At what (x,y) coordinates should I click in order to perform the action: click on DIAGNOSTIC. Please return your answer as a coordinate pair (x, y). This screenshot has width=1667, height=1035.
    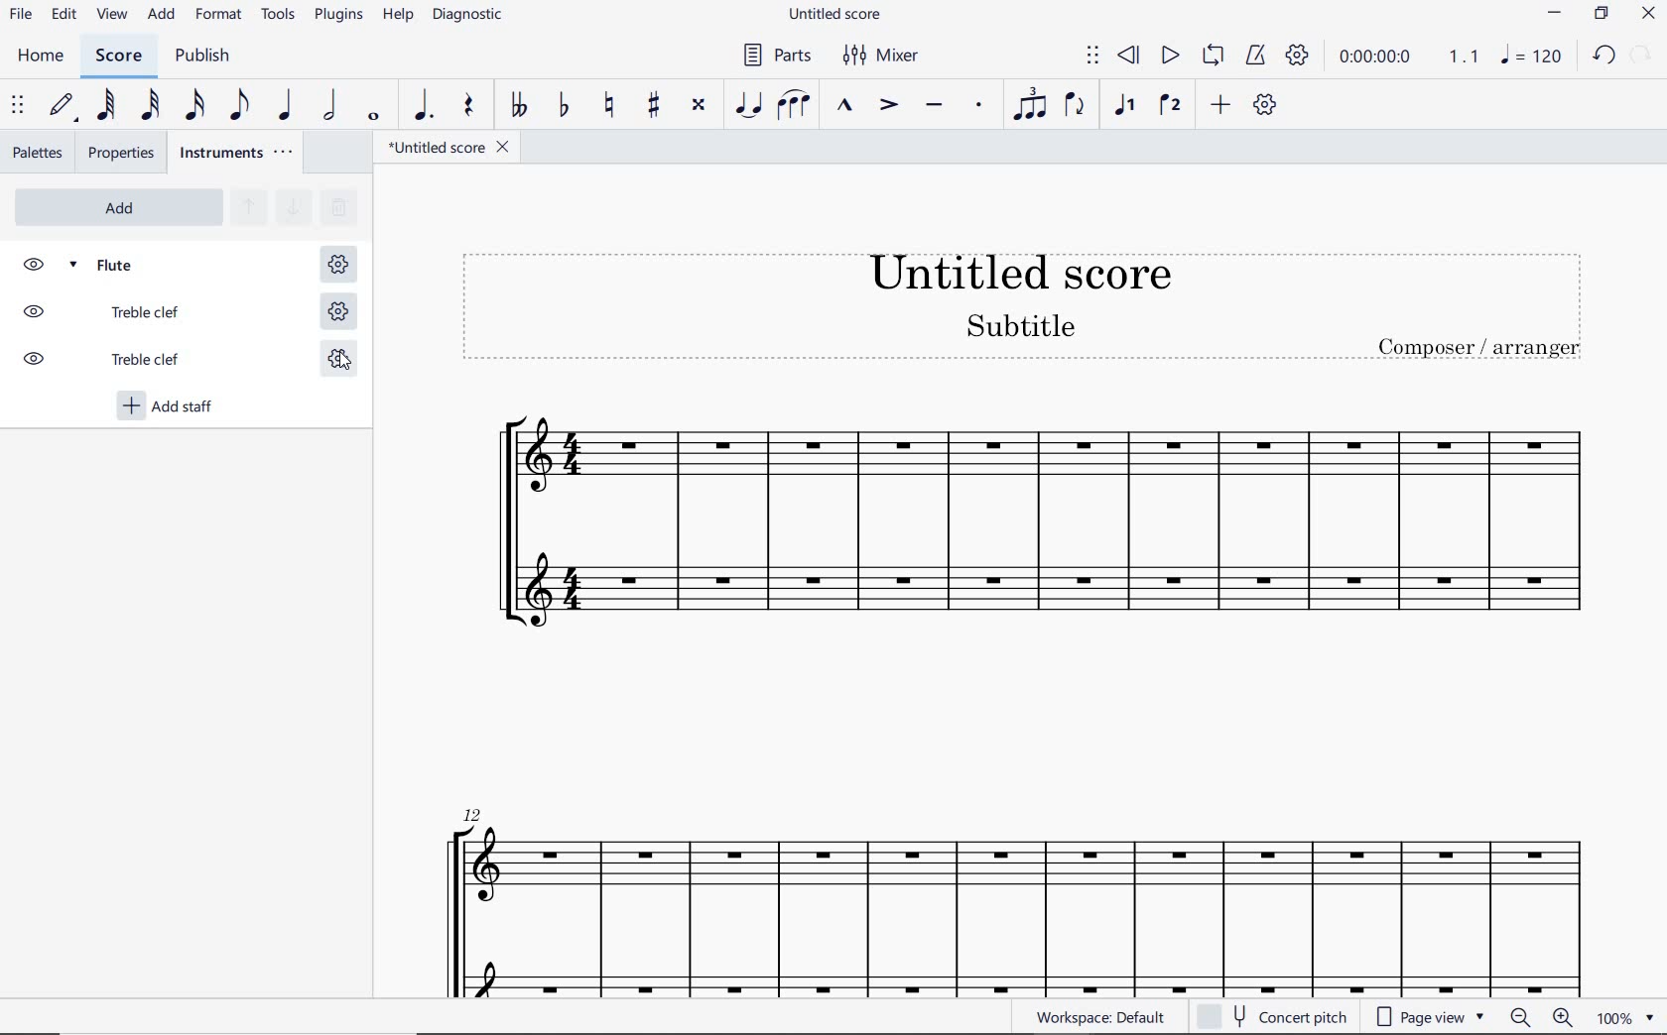
    Looking at the image, I should click on (469, 16).